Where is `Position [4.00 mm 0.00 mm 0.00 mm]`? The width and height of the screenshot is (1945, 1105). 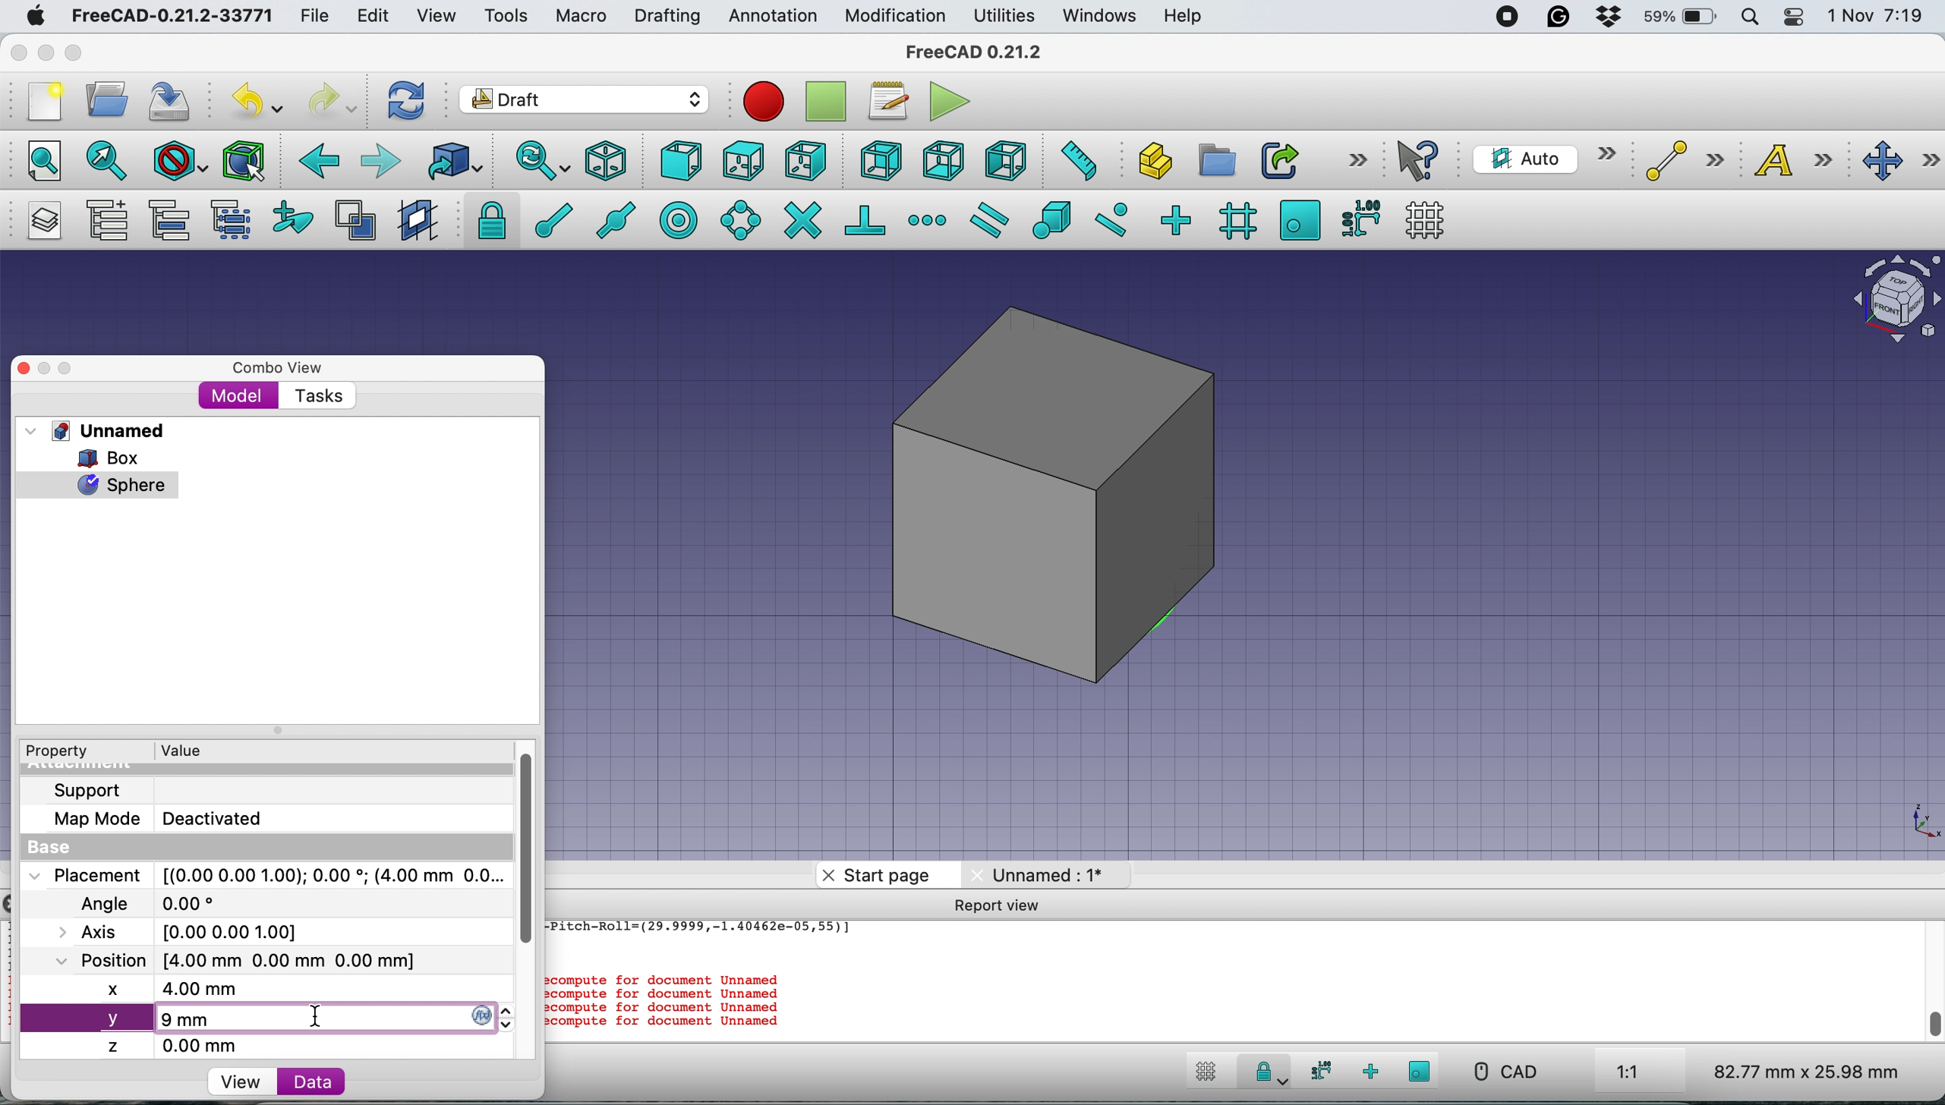 Position [4.00 mm 0.00 mm 0.00 mm] is located at coordinates (237, 962).